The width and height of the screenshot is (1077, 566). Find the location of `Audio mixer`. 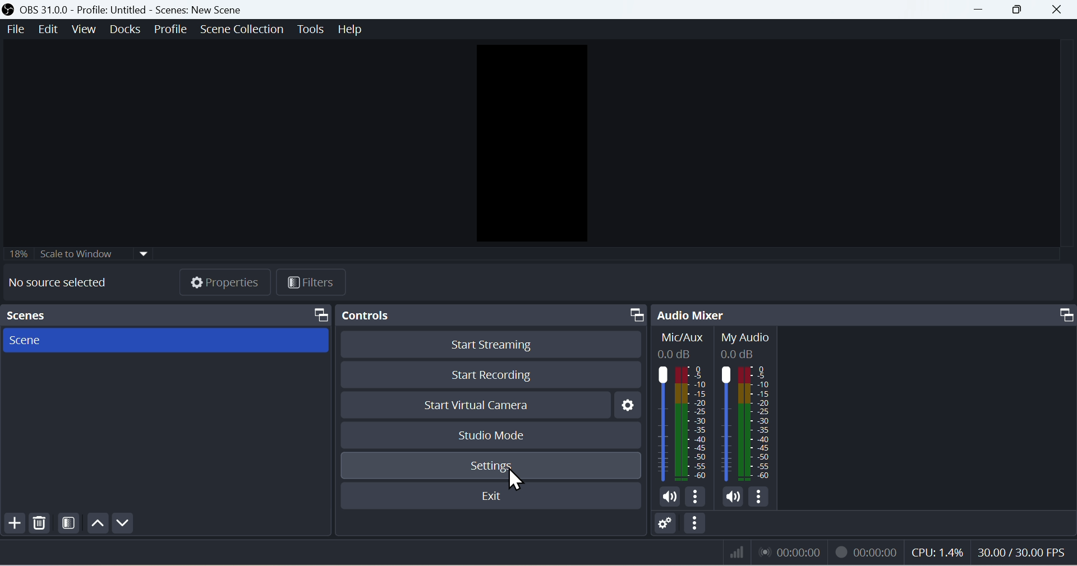

Audio mixer is located at coordinates (864, 313).